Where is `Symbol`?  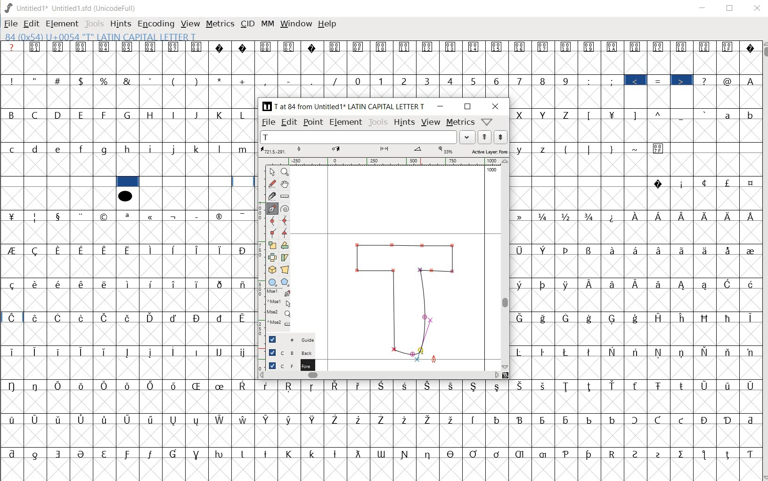 Symbol is located at coordinates (405, 48).